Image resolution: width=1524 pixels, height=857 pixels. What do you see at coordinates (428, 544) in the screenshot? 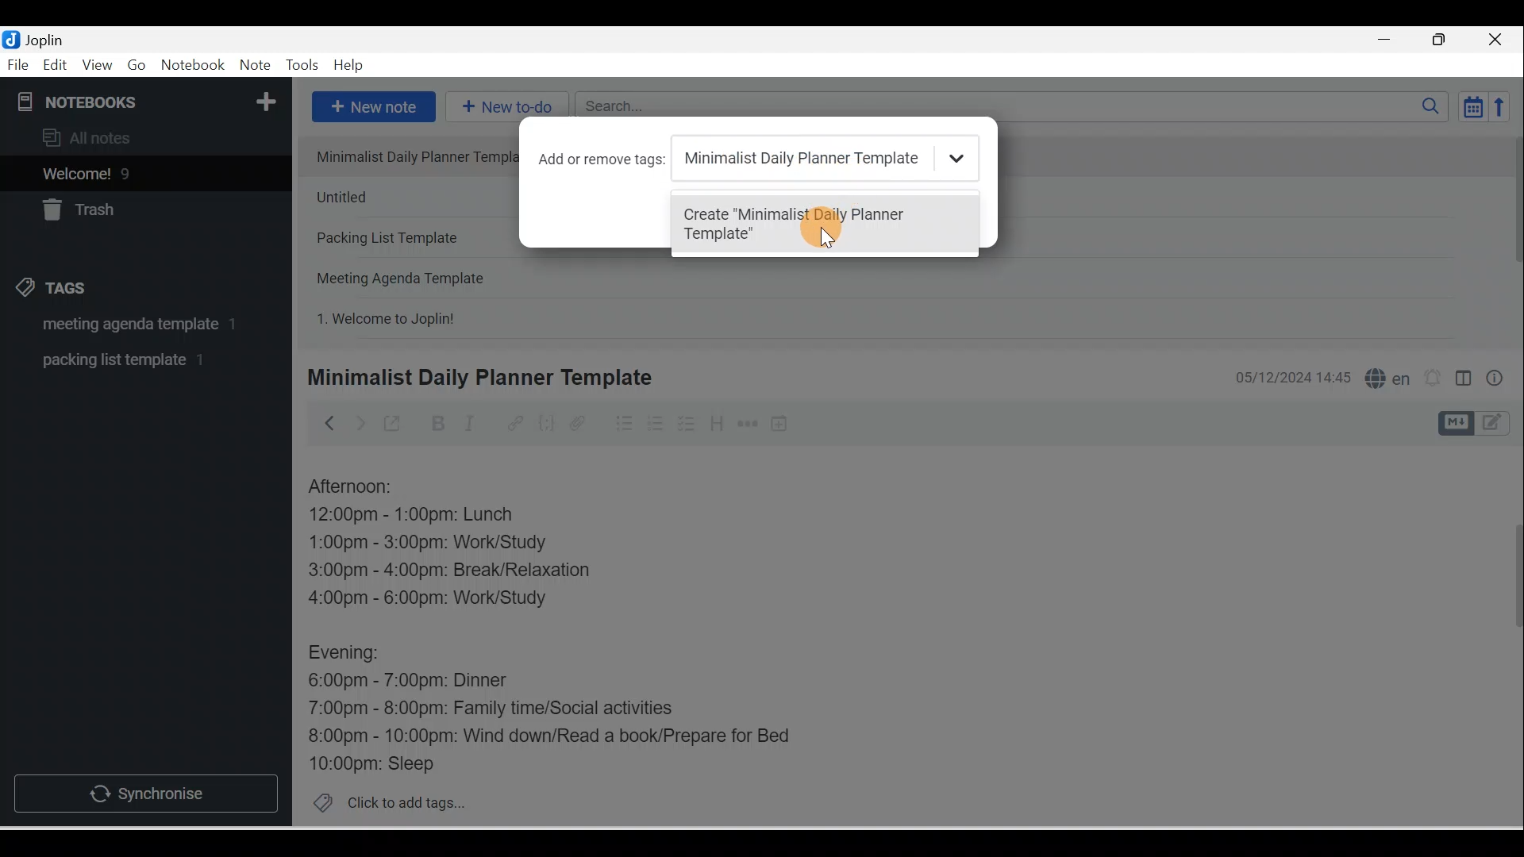
I see `1:00pm - 3:00pm: Work/Study` at bounding box center [428, 544].